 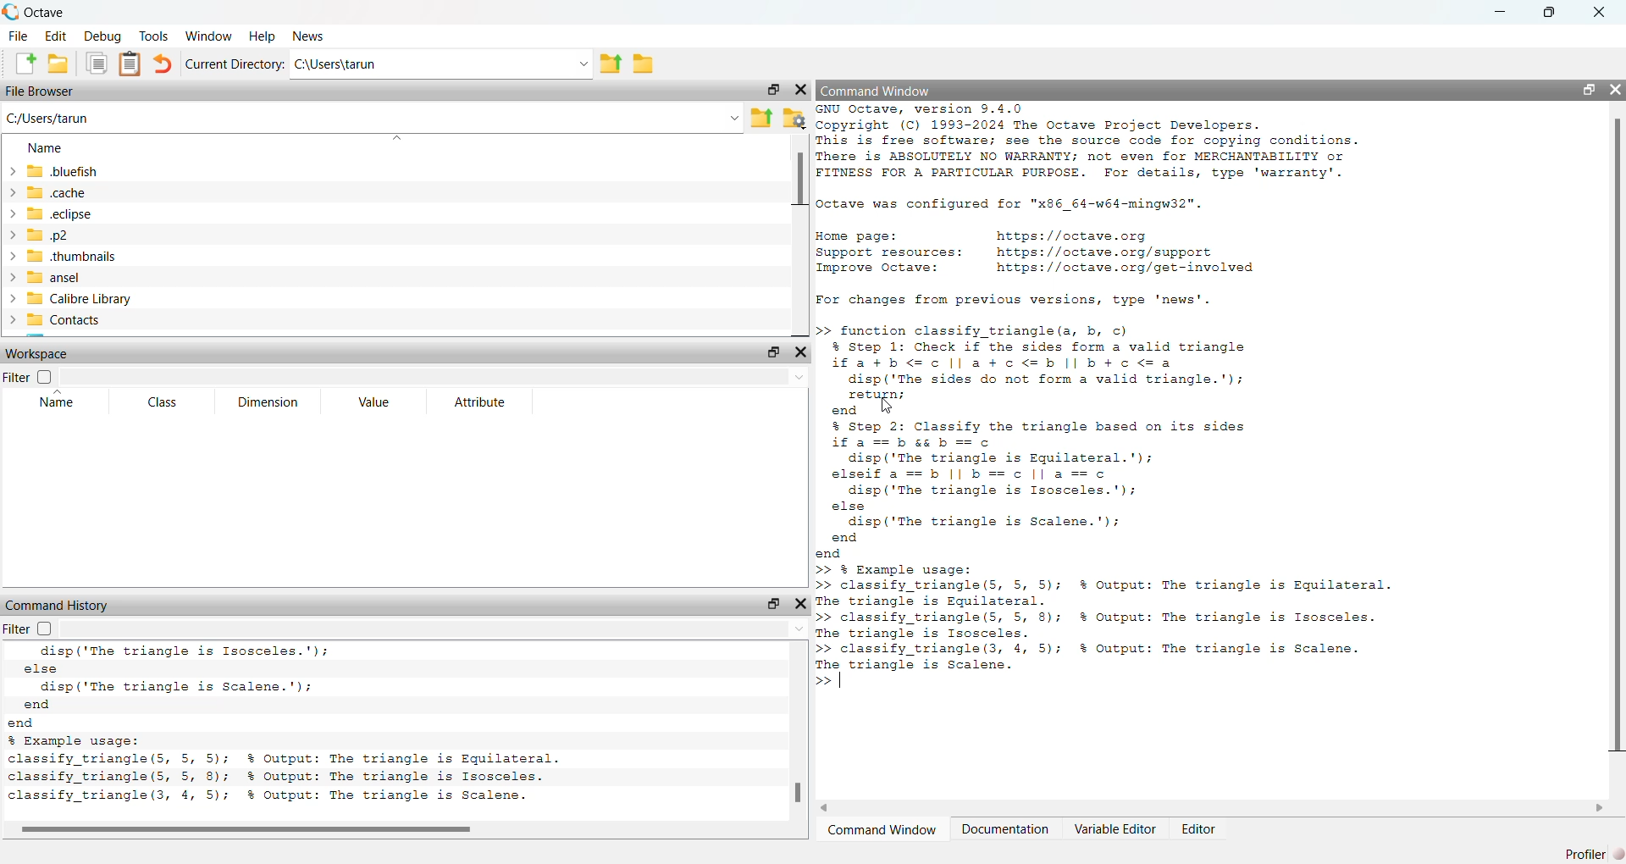 What do you see at coordinates (644, 63) in the screenshot?
I see `browse directories` at bounding box center [644, 63].